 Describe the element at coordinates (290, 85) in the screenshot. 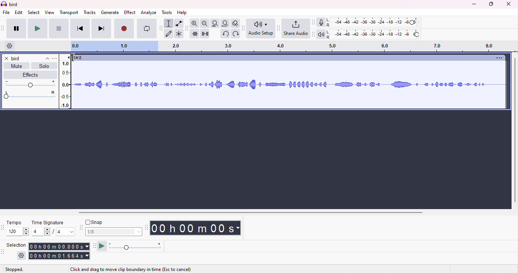

I see `waveform` at that location.